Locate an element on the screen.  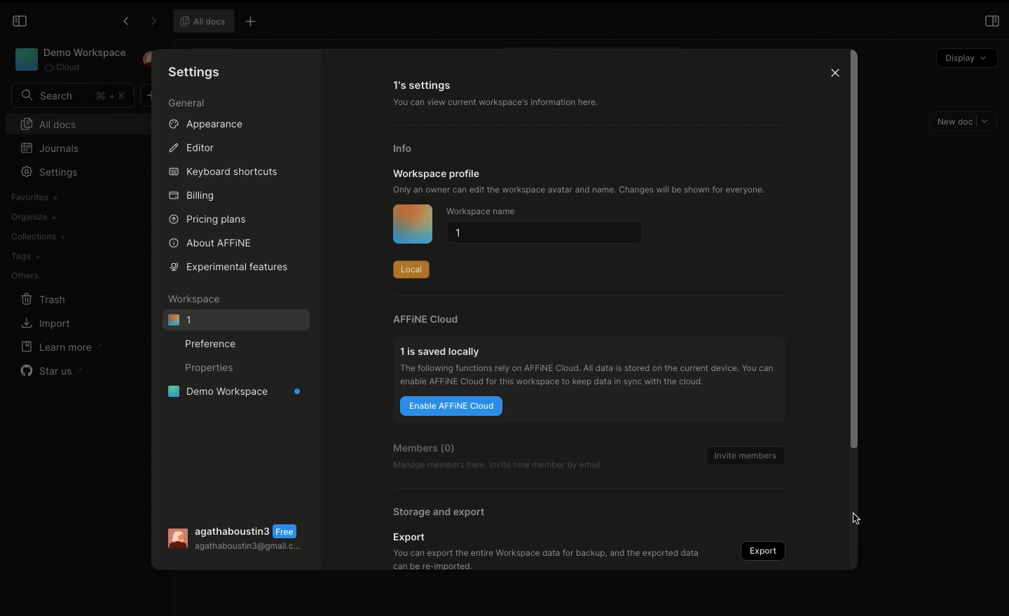
New Tab is located at coordinates (255, 22).